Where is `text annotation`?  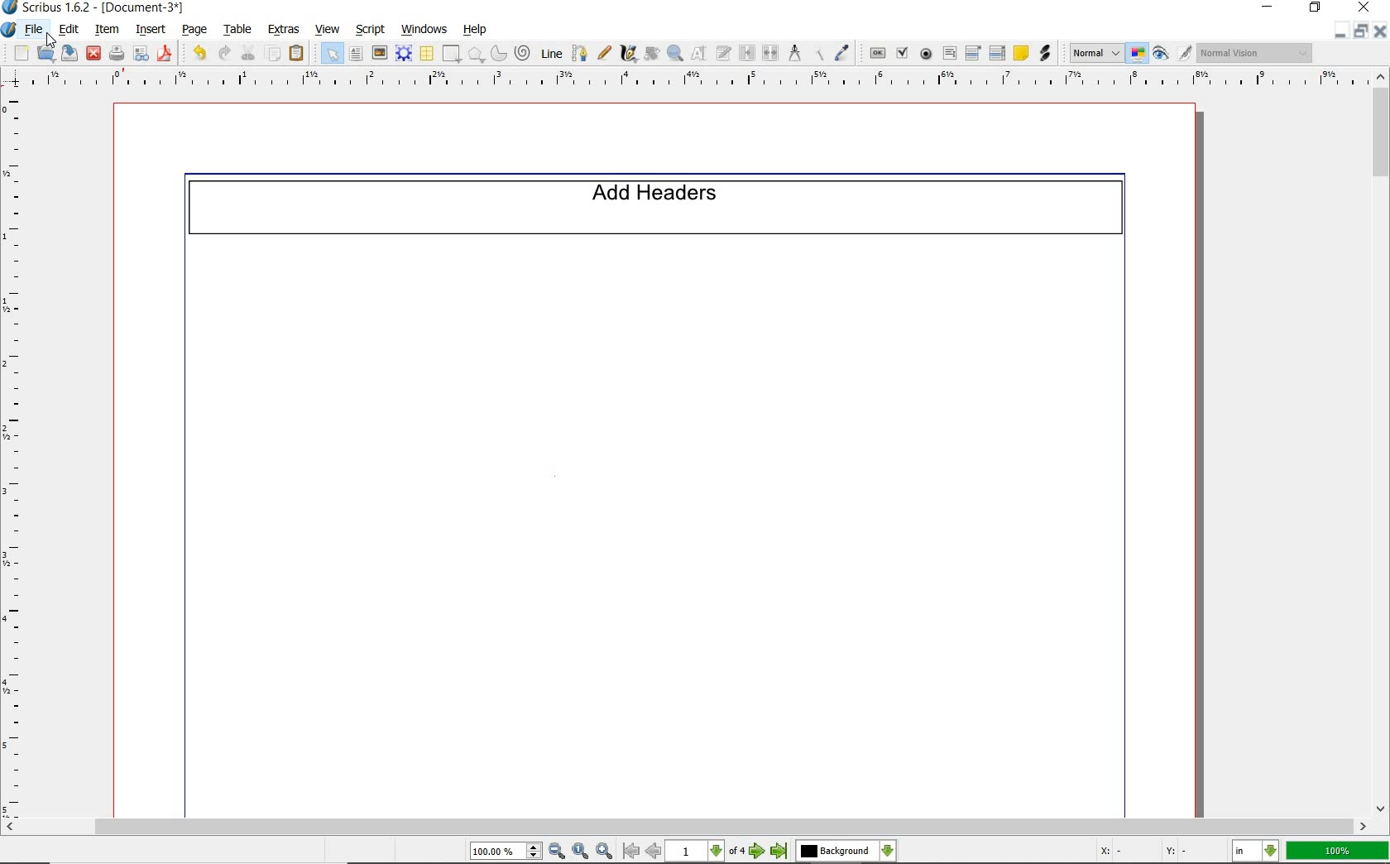
text annotation is located at coordinates (1020, 52).